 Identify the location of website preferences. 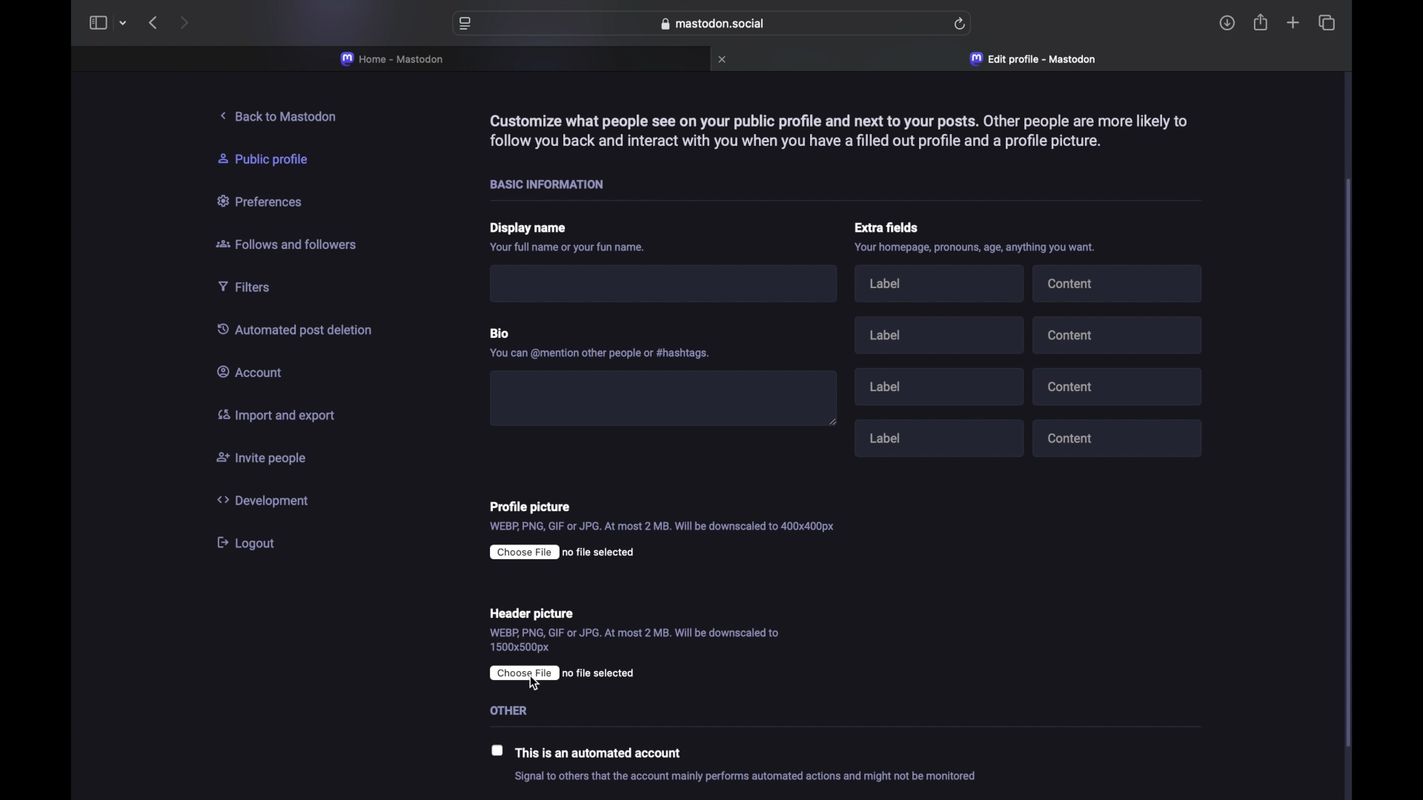
(464, 24).